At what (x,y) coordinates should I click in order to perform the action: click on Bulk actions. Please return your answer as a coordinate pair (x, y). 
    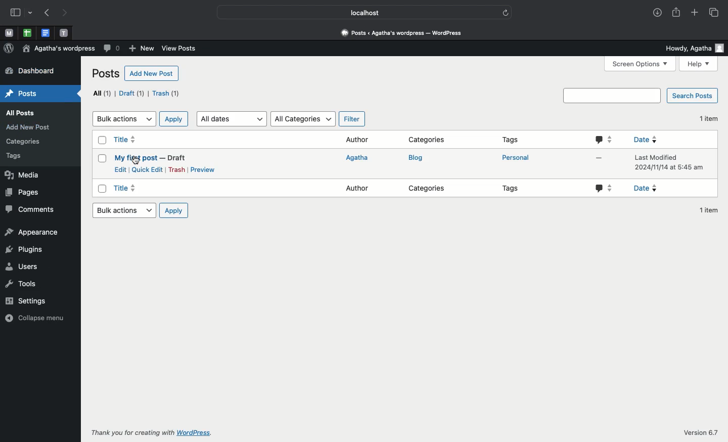
    Looking at the image, I should click on (122, 118).